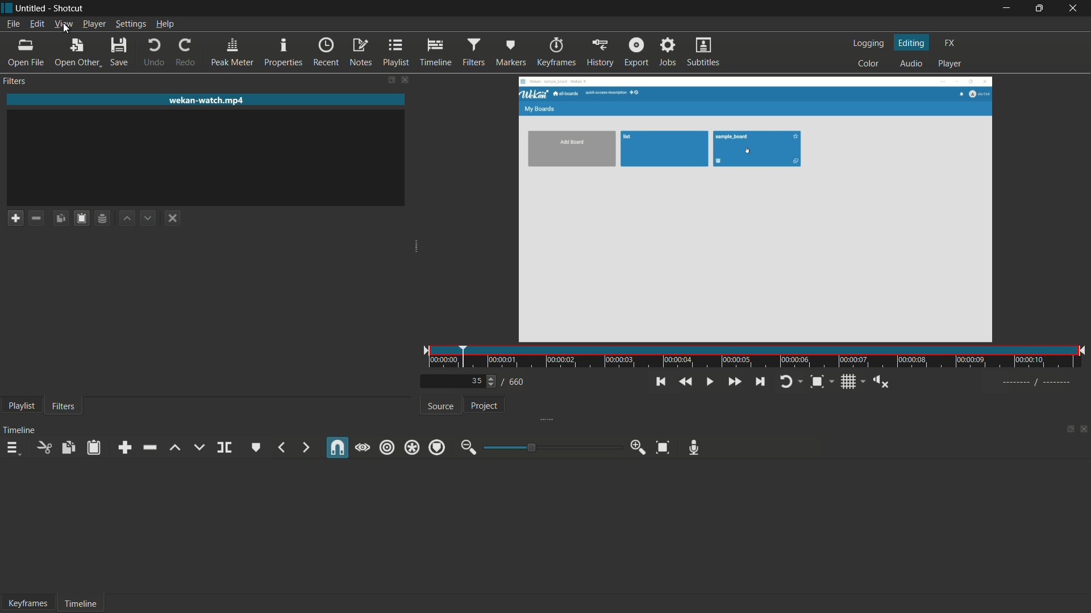 The width and height of the screenshot is (1091, 613). What do you see at coordinates (32, 9) in the screenshot?
I see `project name` at bounding box center [32, 9].